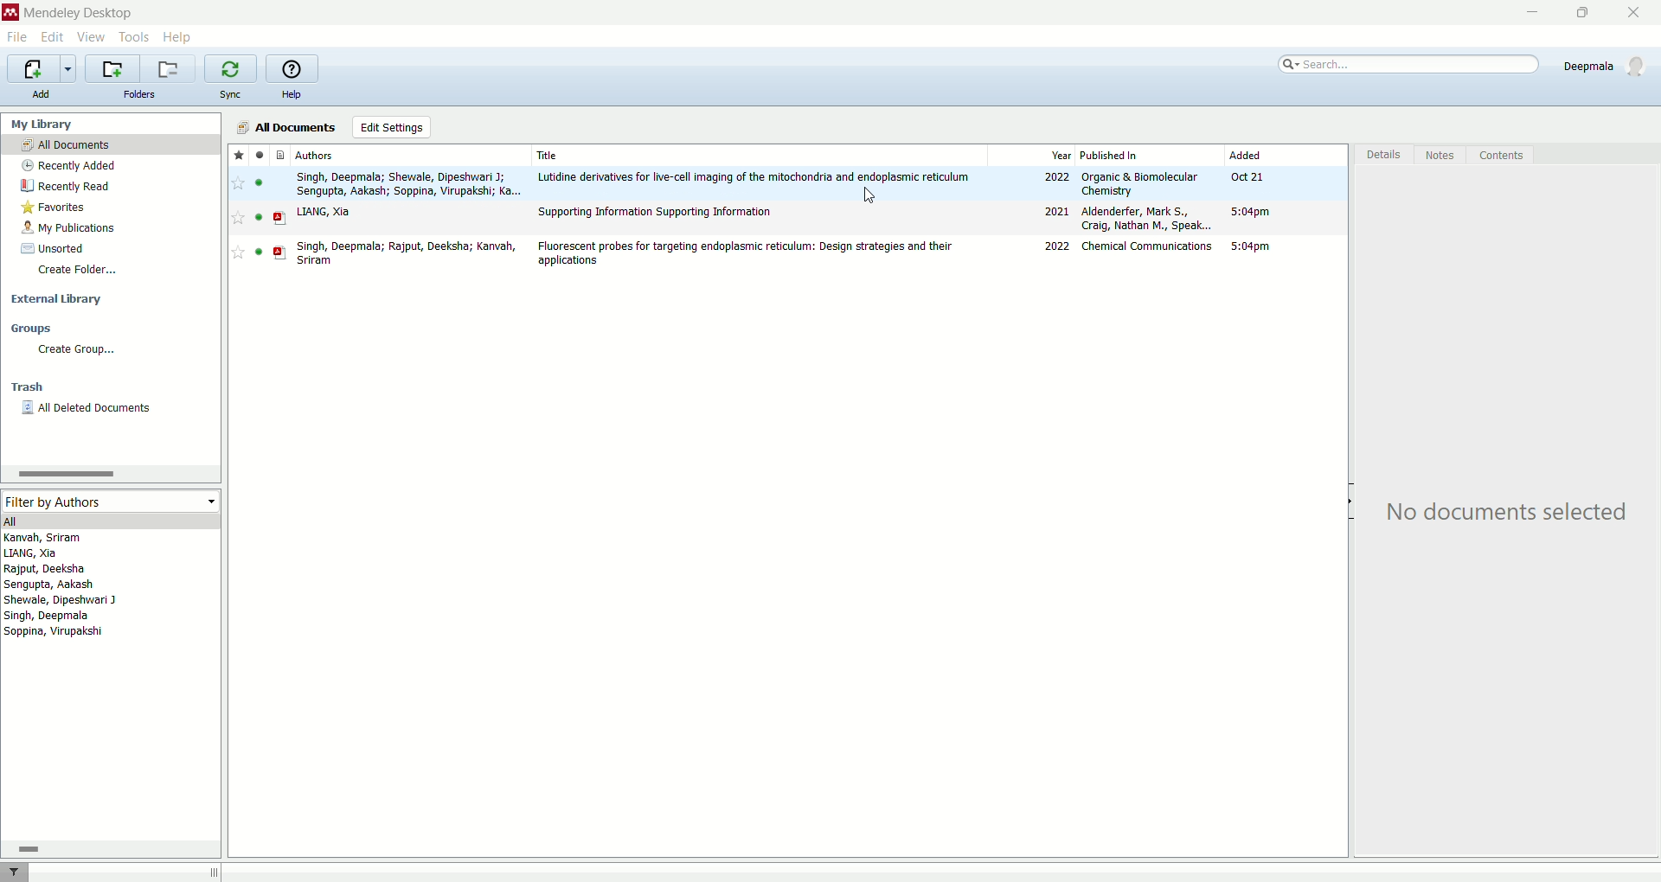 The height and width of the screenshot is (882, 1661). What do you see at coordinates (1246, 176) in the screenshot?
I see `Oct 21` at bounding box center [1246, 176].